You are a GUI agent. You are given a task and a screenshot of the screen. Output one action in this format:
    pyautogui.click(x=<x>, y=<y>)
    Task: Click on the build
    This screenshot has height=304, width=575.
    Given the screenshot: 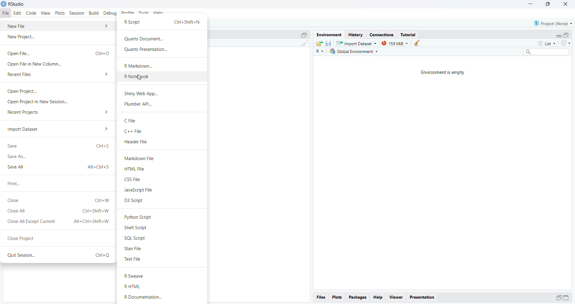 What is the action you would take?
    pyautogui.click(x=94, y=13)
    